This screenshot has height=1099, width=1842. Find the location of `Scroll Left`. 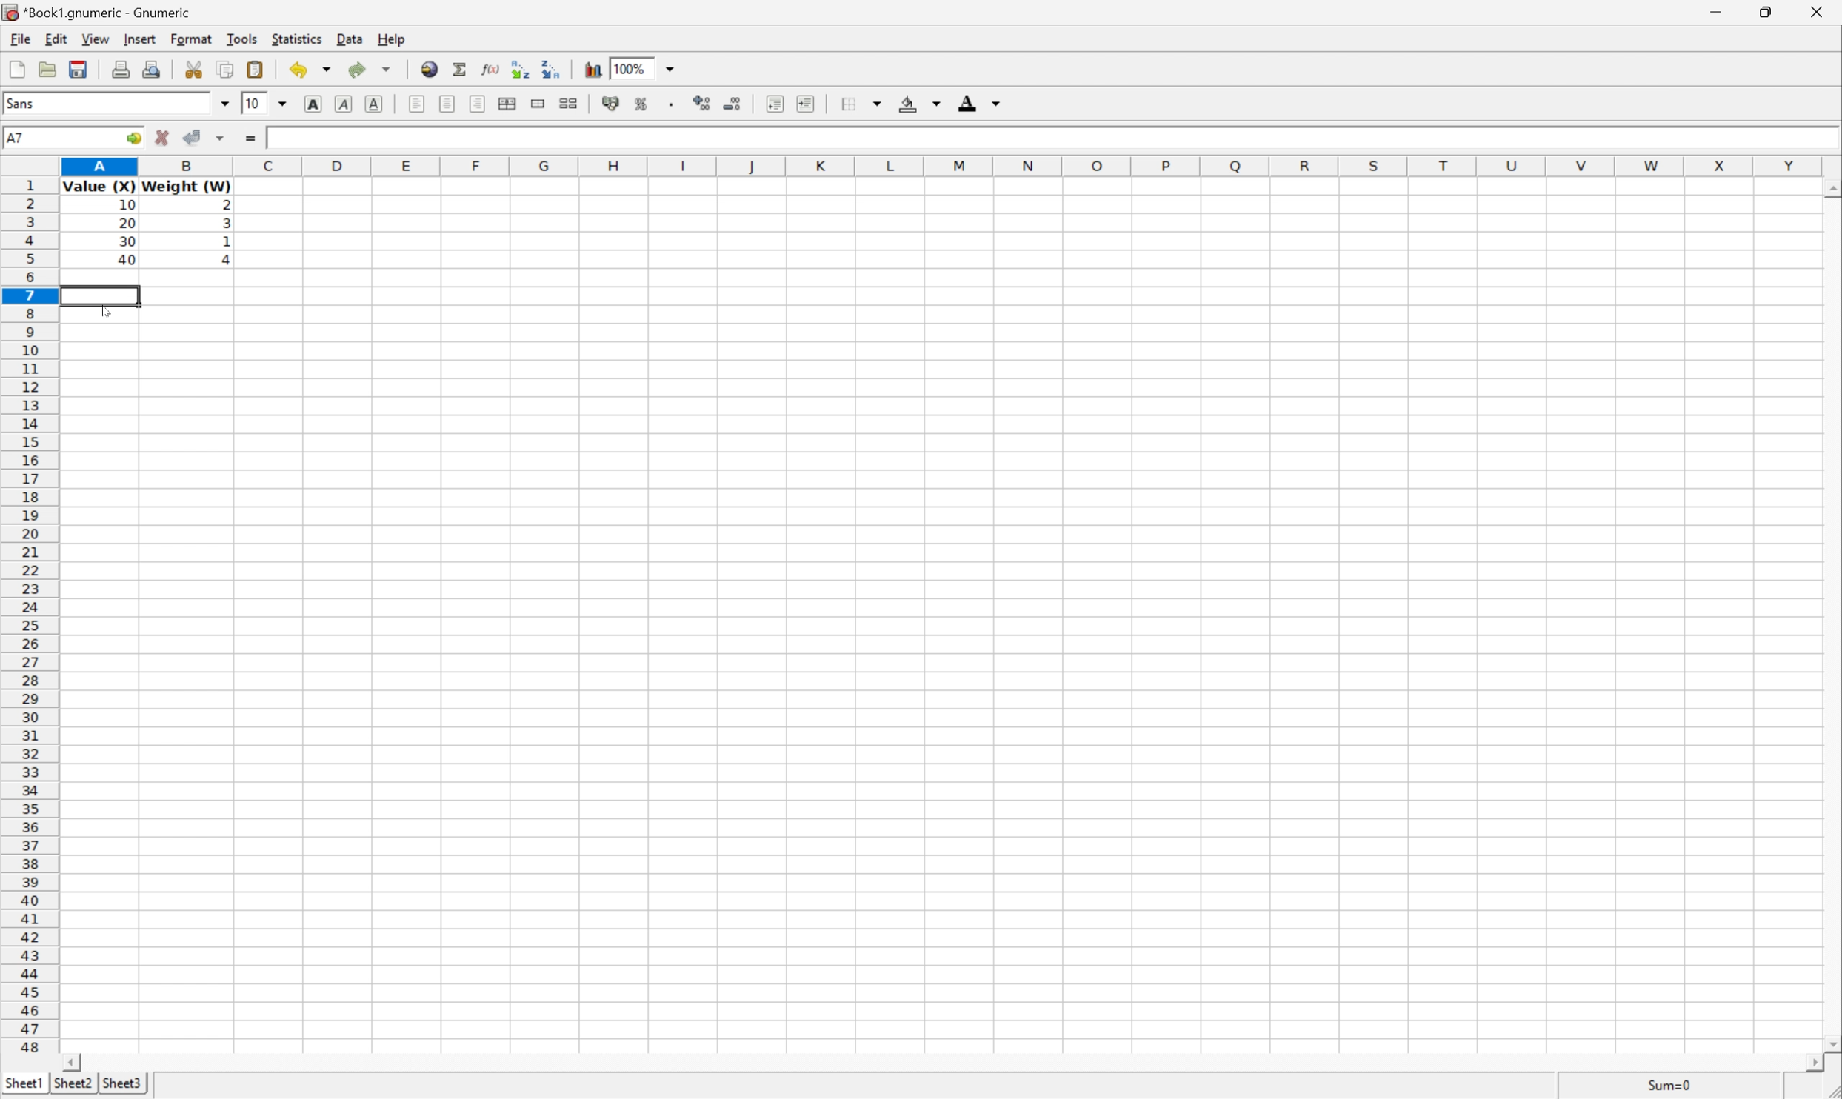

Scroll Left is located at coordinates (72, 1063).